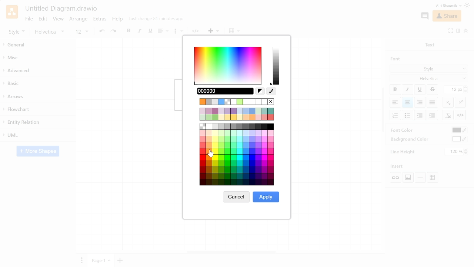 The image size is (474, 267). I want to click on UML, so click(38, 135).